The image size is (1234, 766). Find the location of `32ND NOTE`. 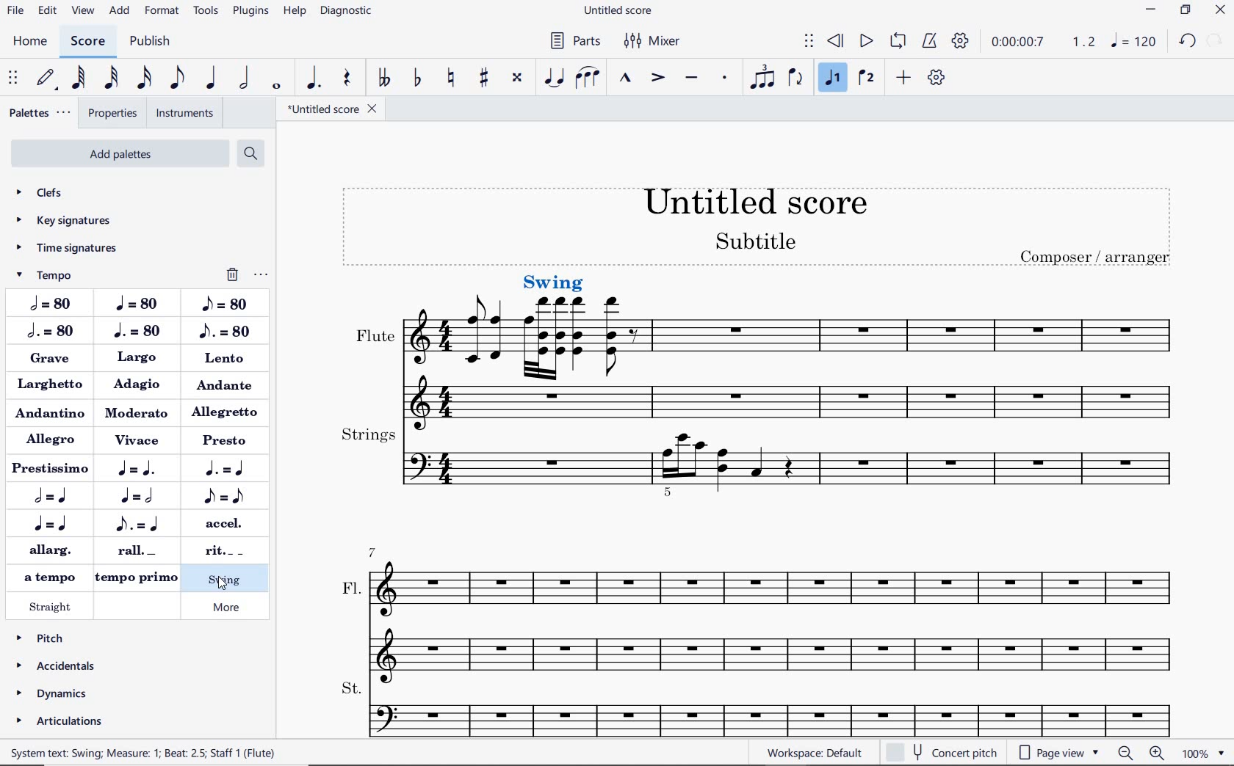

32ND NOTE is located at coordinates (113, 78).